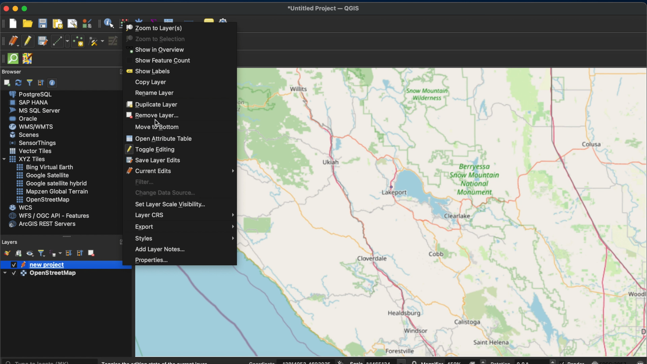 The height and width of the screenshot is (364, 647). I want to click on add point feature, so click(79, 41).